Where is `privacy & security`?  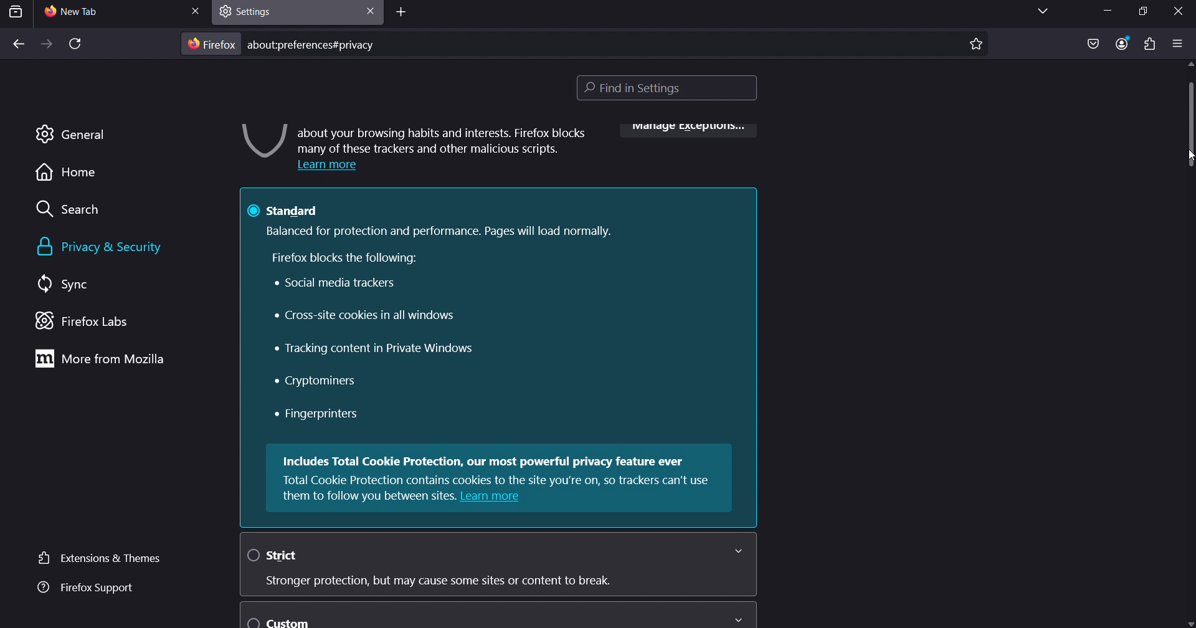 privacy & security is located at coordinates (113, 247).